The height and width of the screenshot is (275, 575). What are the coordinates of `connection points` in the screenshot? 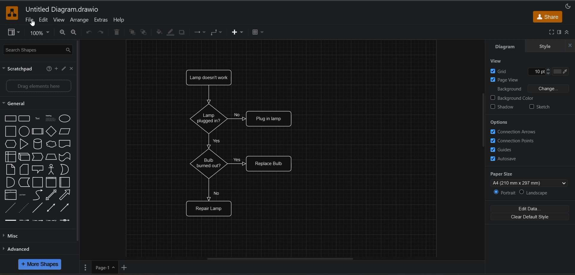 It's located at (513, 140).